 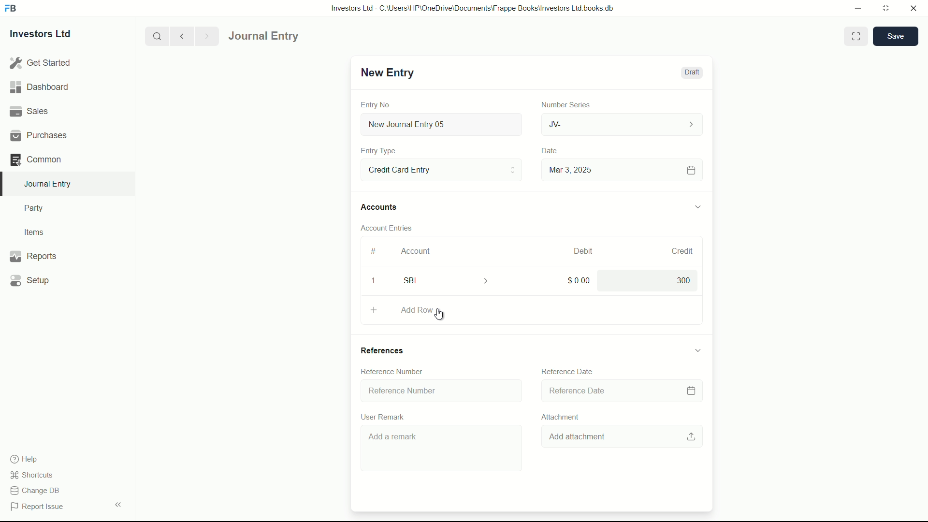 I want to click on Reference Number, so click(x=439, y=391).